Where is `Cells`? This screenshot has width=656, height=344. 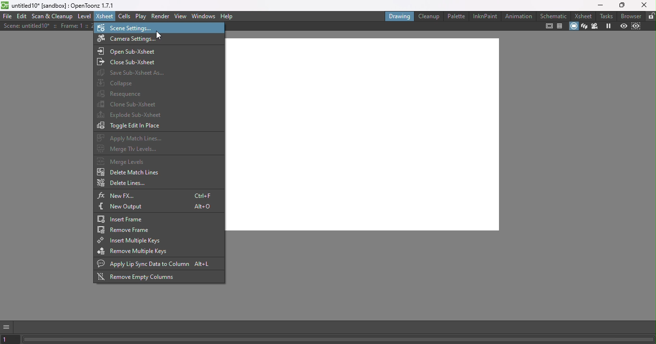
Cells is located at coordinates (125, 16).